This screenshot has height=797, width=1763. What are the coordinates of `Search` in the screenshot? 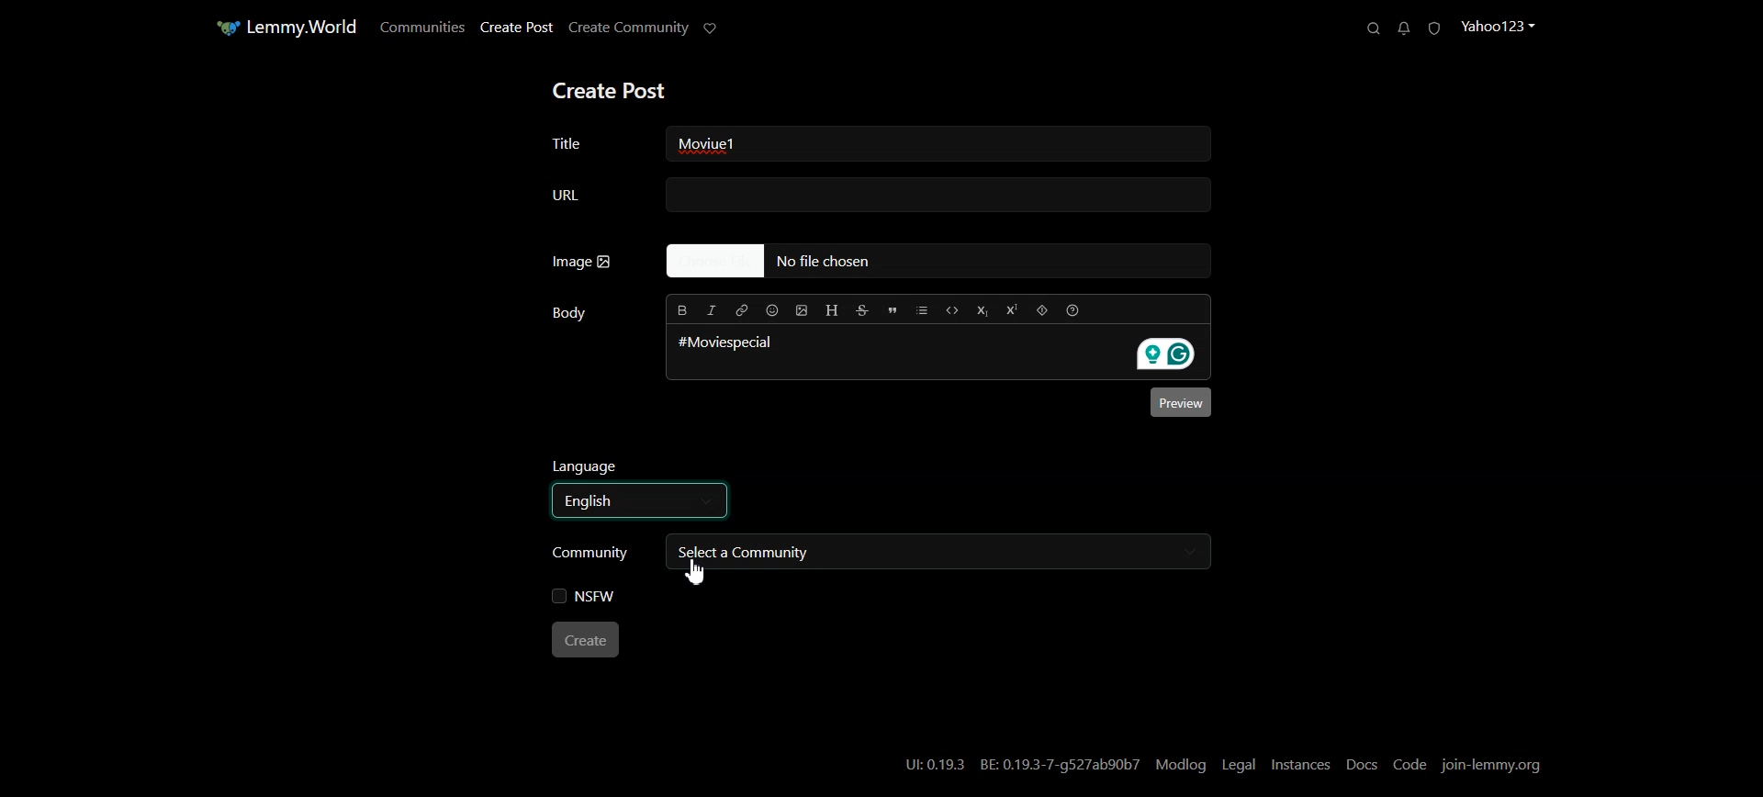 It's located at (1368, 28).